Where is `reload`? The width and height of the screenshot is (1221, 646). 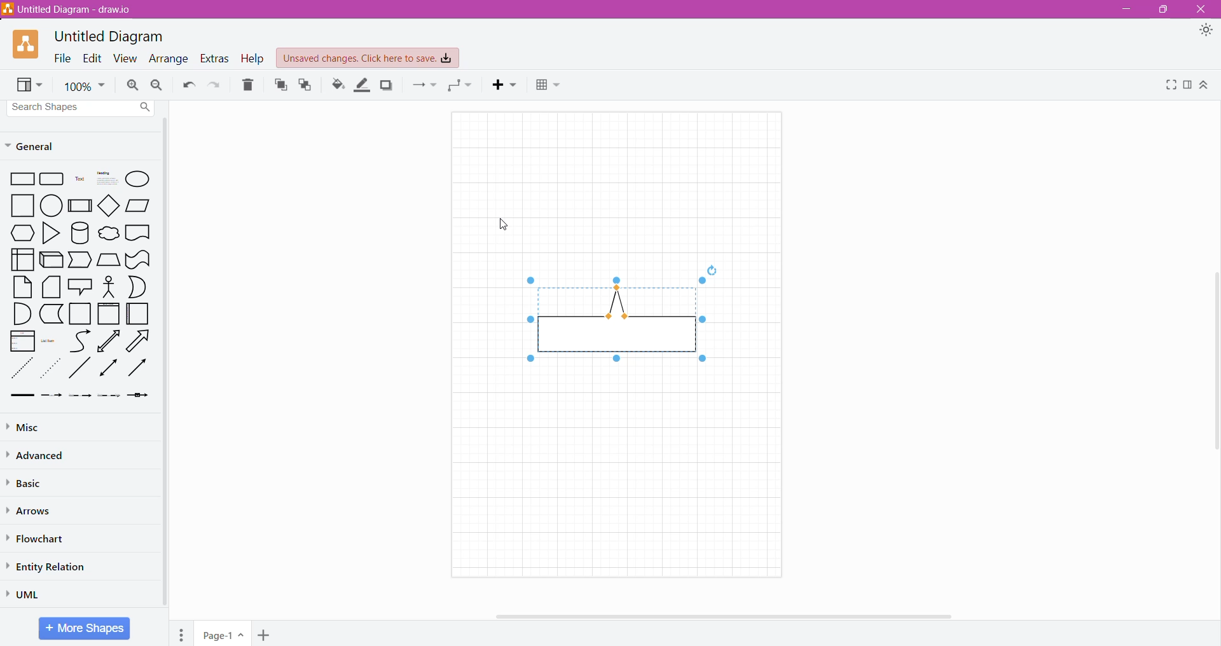
reload is located at coordinates (709, 268).